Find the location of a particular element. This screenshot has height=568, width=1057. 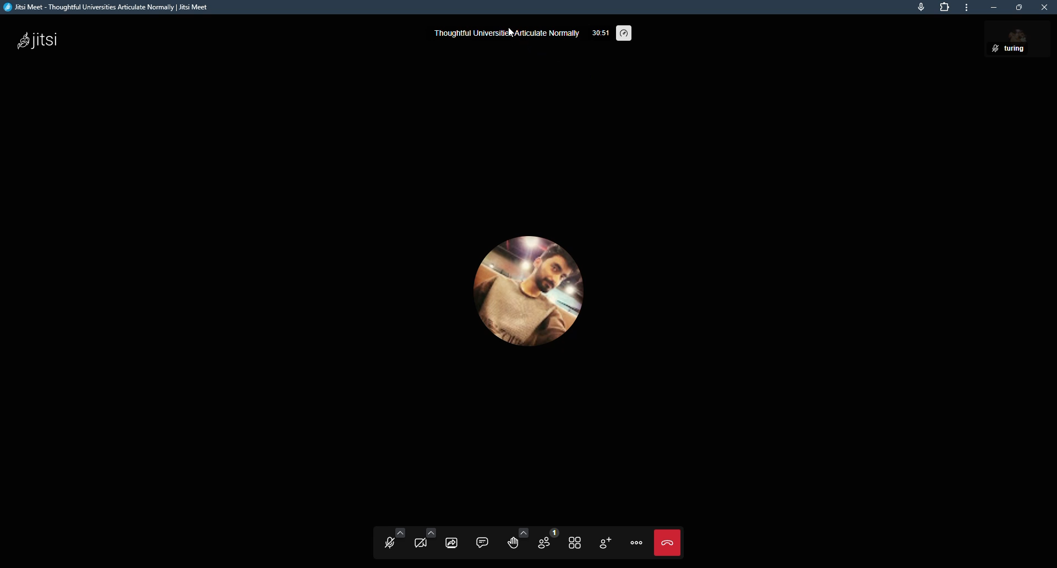

this page is accessing your mic is located at coordinates (920, 8).